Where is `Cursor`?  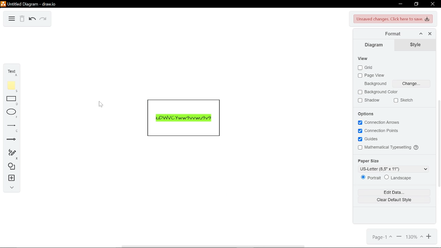 Cursor is located at coordinates (100, 104).